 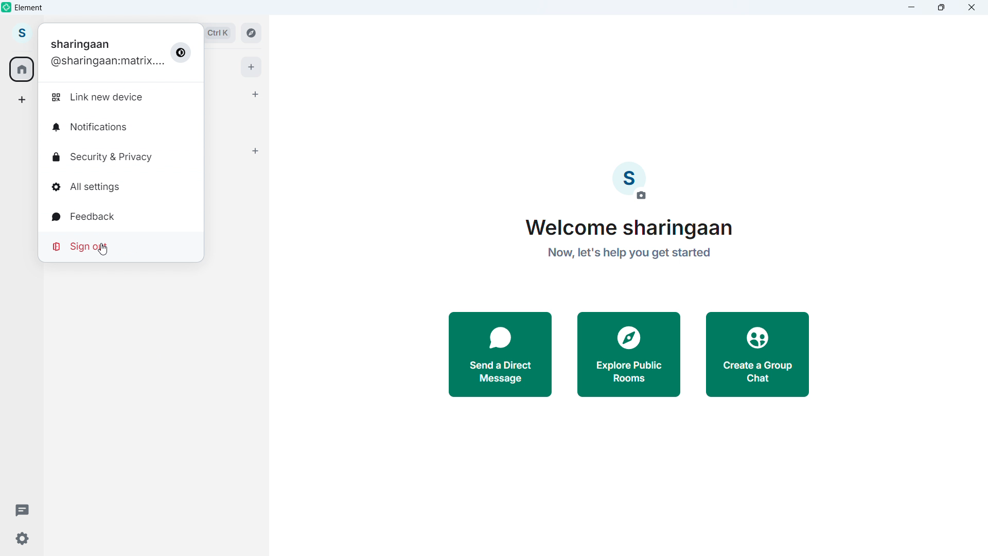 I want to click on All settings , so click(x=85, y=186).